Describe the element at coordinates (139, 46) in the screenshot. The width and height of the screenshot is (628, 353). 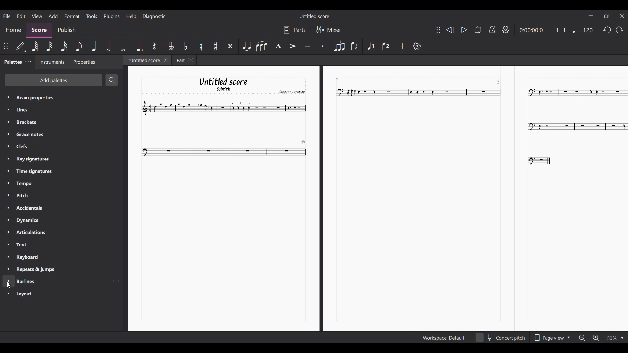
I see `Augmentation dot` at that location.